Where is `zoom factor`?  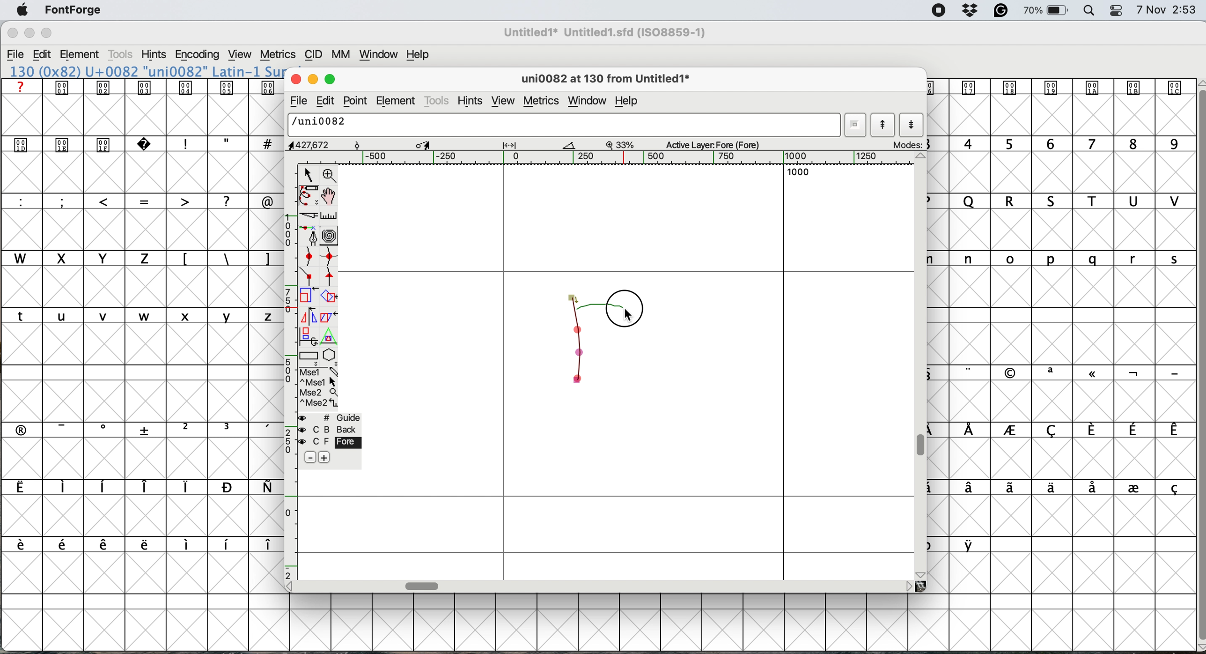
zoom factor is located at coordinates (622, 144).